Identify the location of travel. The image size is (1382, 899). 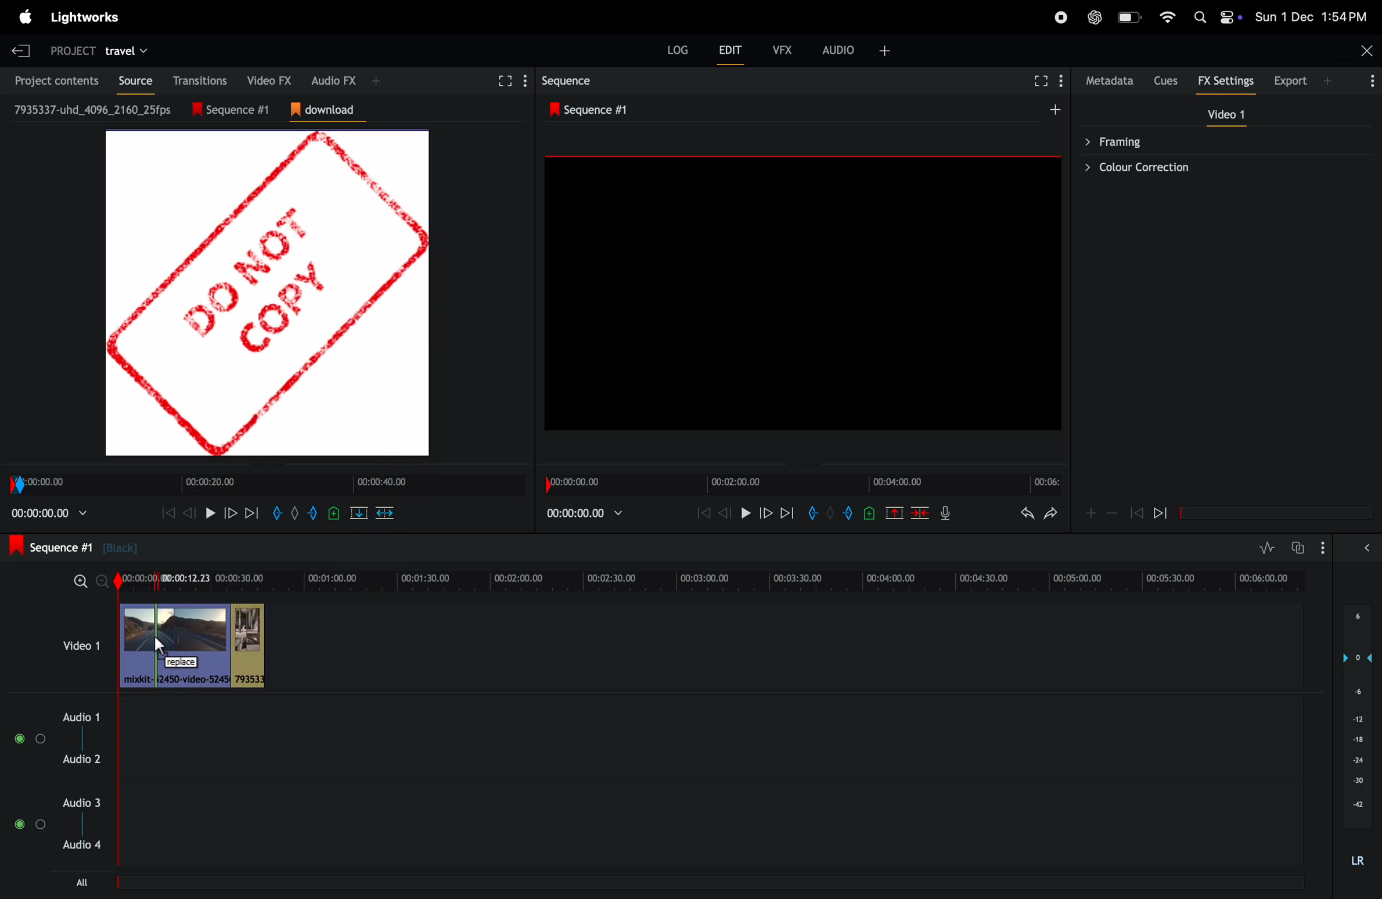
(125, 52).